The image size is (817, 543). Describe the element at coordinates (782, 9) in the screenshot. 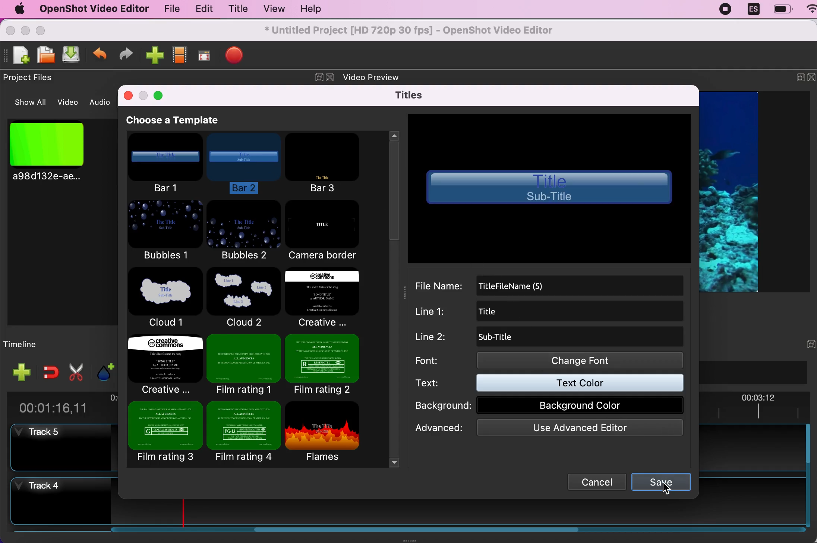

I see `battery` at that location.